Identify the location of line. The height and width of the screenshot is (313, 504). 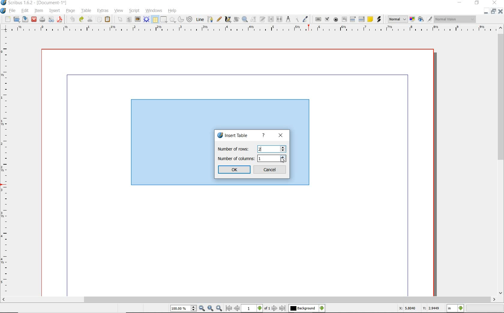
(200, 19).